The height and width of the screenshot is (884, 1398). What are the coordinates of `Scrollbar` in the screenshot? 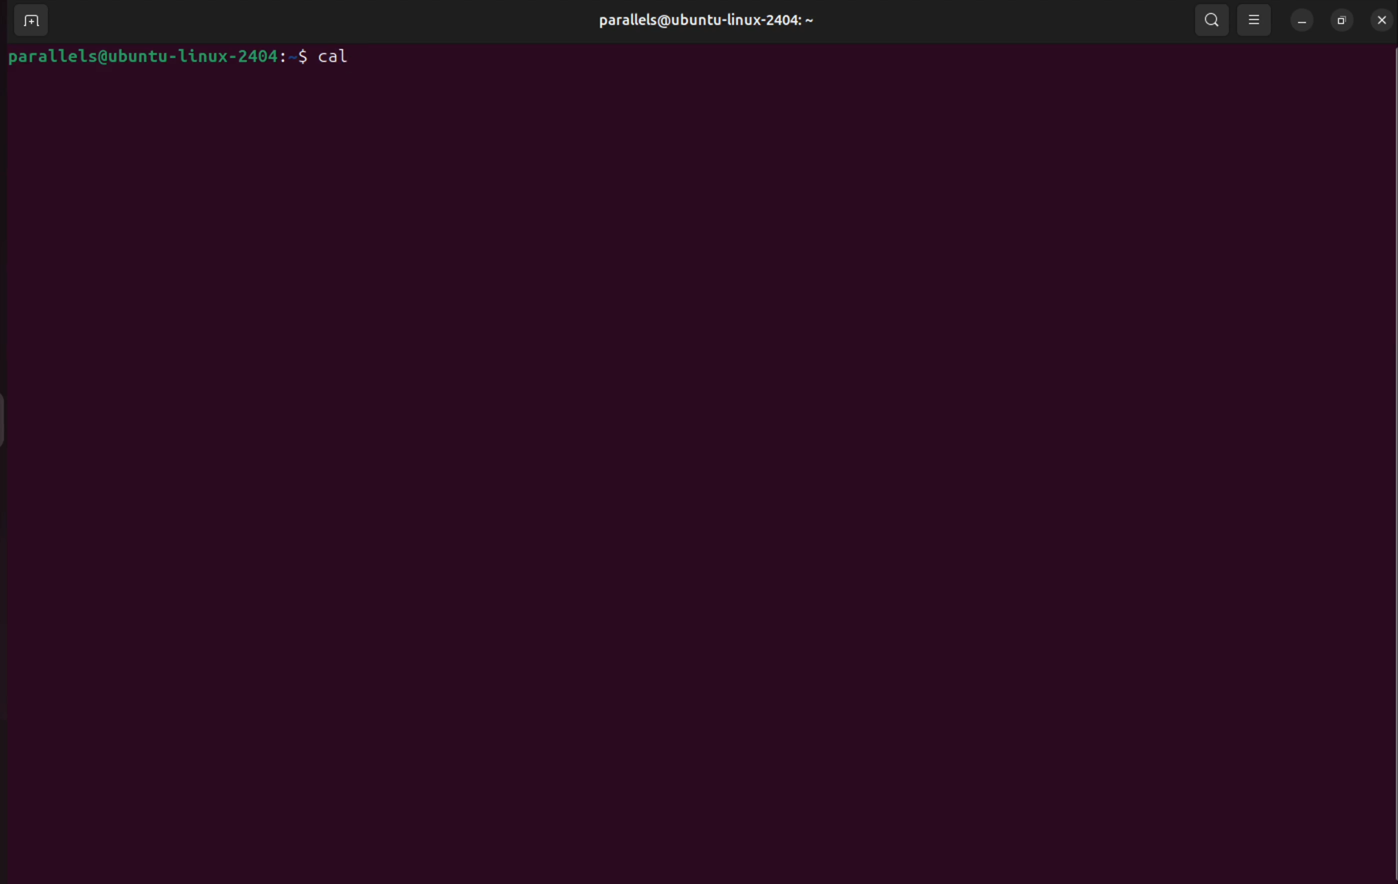 It's located at (1389, 444).